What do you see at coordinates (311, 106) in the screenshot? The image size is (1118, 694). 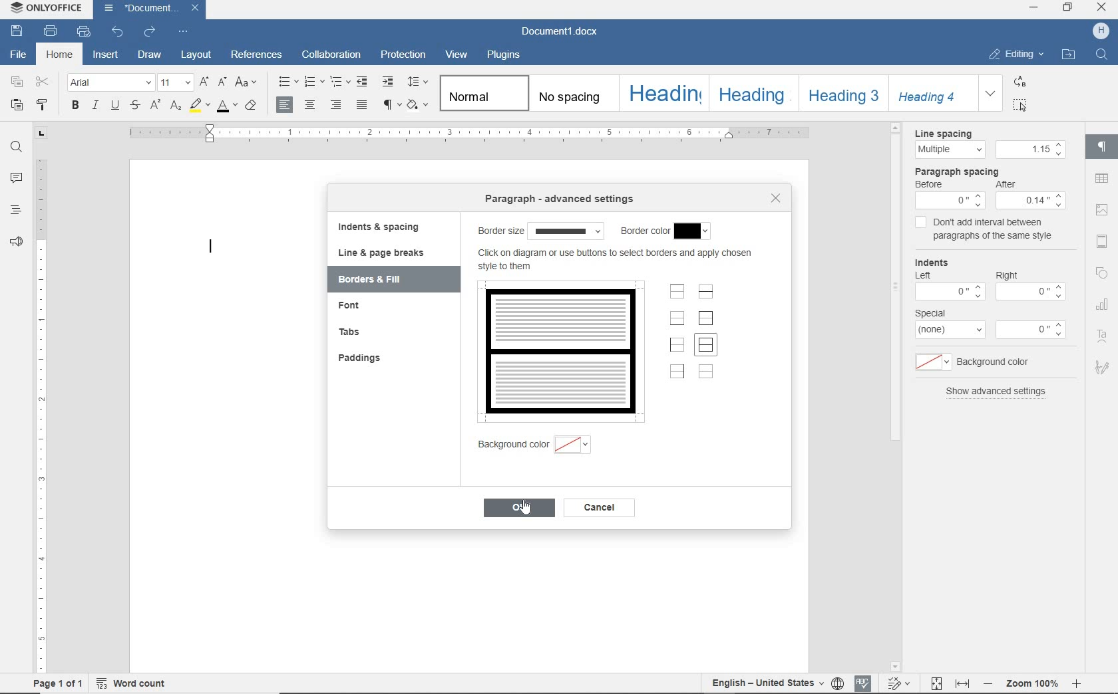 I see `align center` at bounding box center [311, 106].